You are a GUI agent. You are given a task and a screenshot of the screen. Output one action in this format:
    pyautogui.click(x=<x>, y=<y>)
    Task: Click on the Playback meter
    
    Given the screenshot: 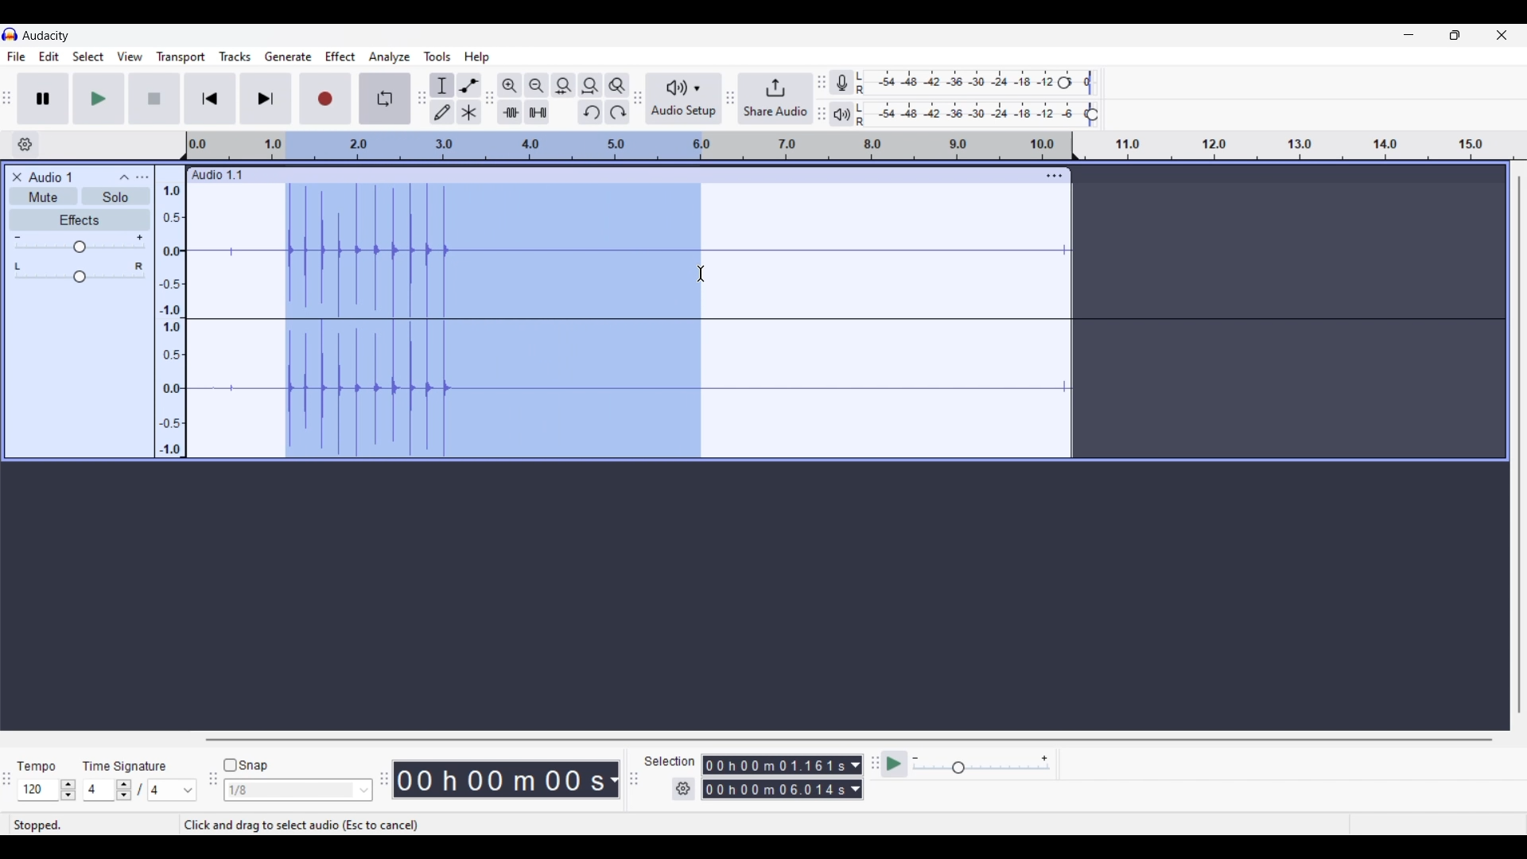 What is the action you would take?
    pyautogui.click(x=841, y=115)
    